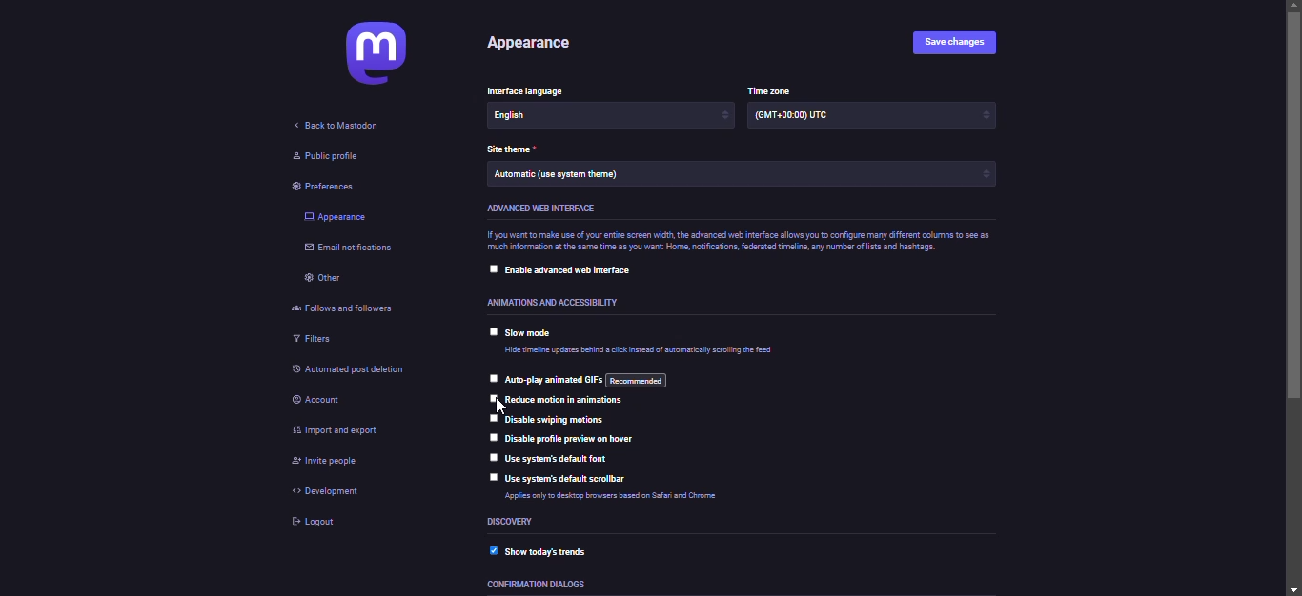 The height and width of the screenshot is (596, 1302). Describe the element at coordinates (332, 187) in the screenshot. I see `preferences` at that location.